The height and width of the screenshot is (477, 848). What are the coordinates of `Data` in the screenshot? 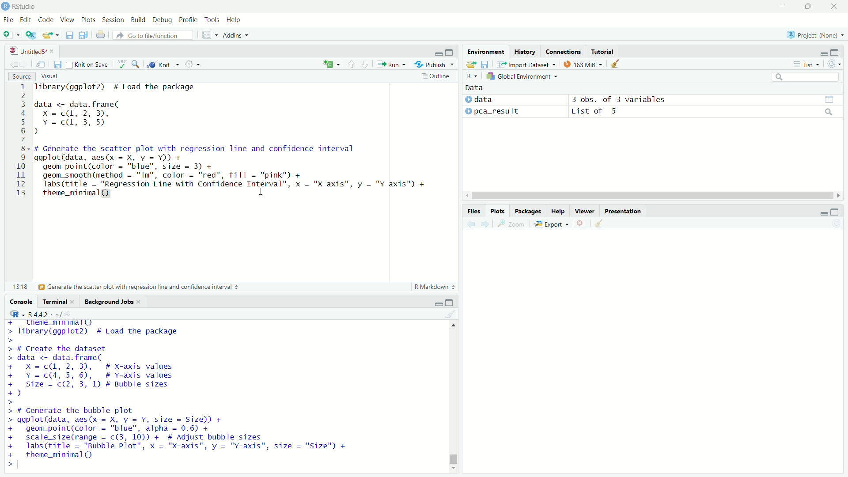 It's located at (474, 88).